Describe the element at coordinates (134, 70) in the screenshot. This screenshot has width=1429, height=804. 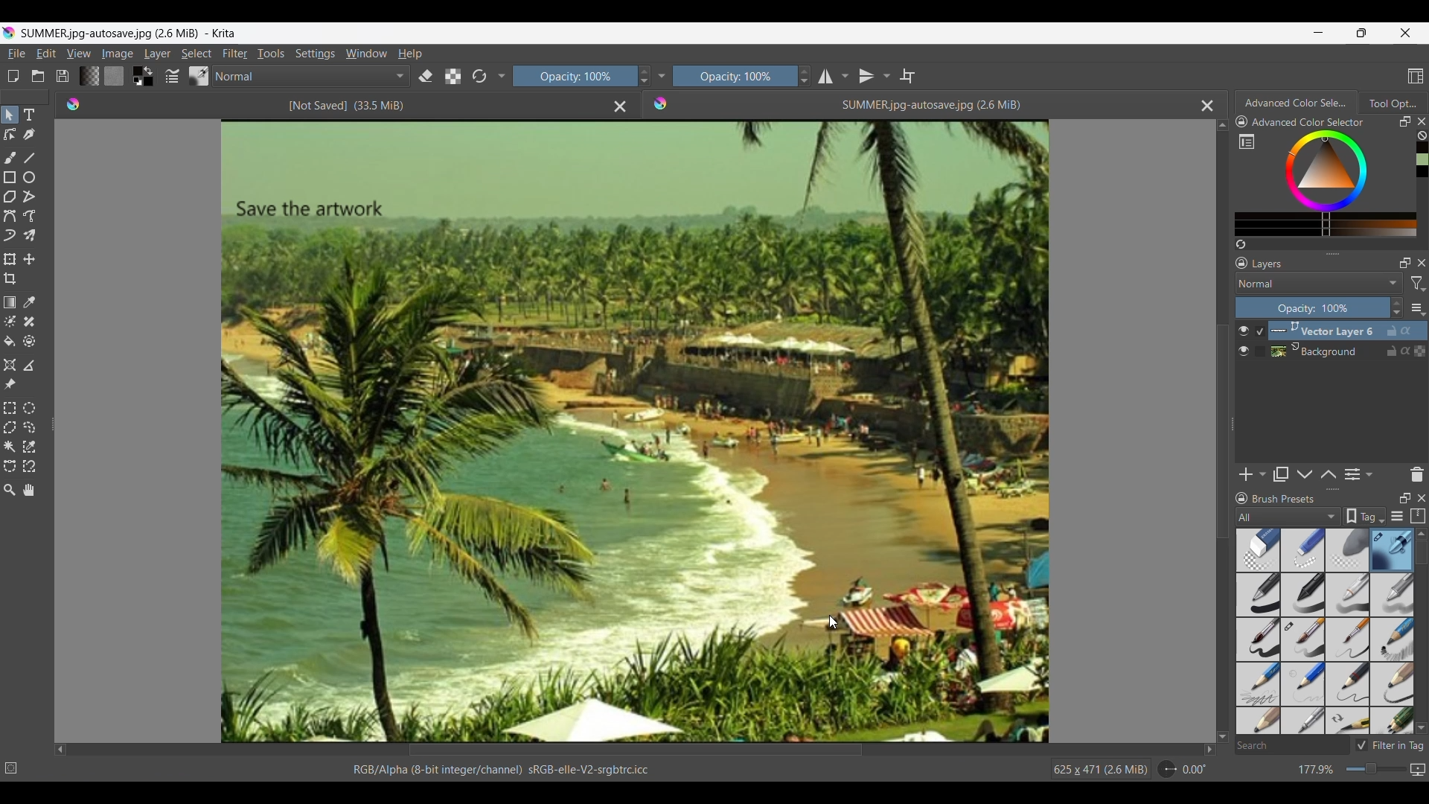
I see `Foreground color` at that location.